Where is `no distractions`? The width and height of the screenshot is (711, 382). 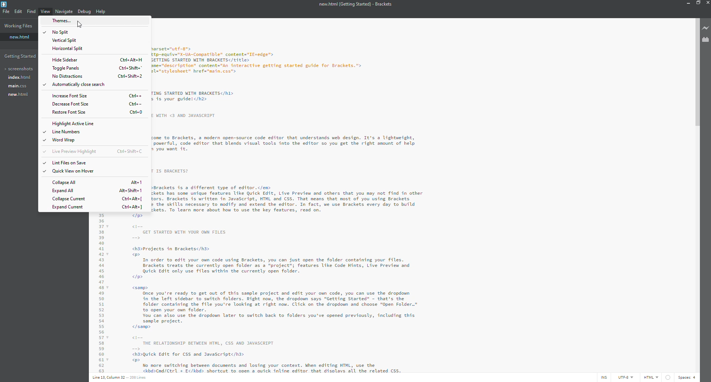 no distractions is located at coordinates (67, 76).